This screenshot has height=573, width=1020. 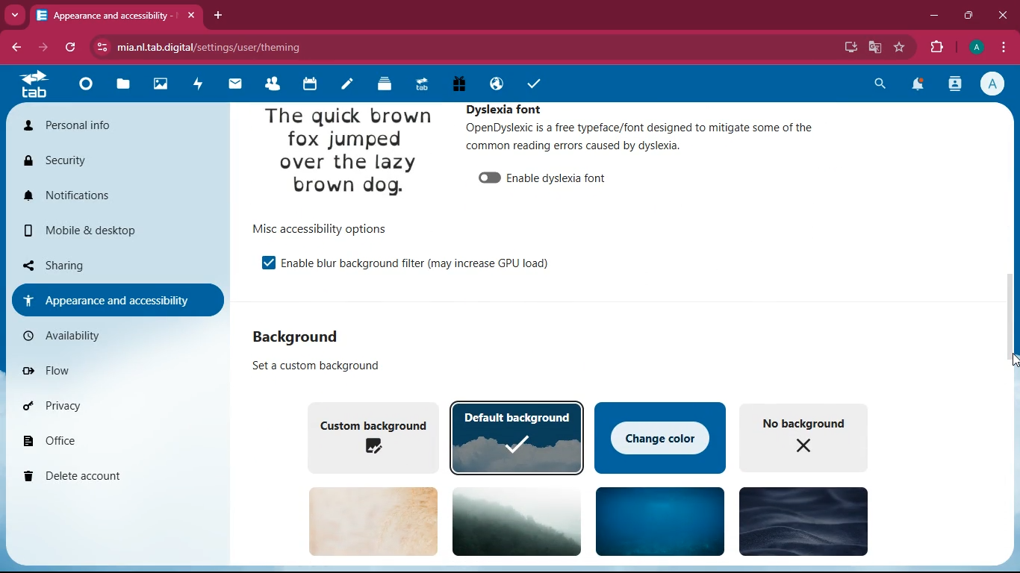 I want to click on notifications, so click(x=108, y=195).